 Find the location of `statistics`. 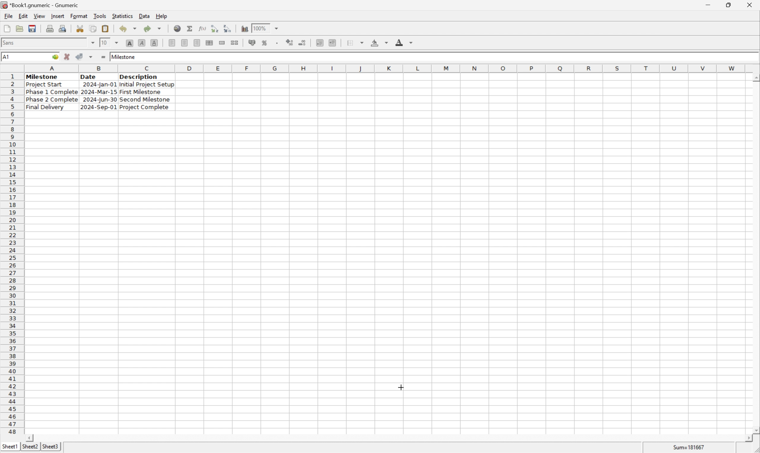

statistics is located at coordinates (123, 16).